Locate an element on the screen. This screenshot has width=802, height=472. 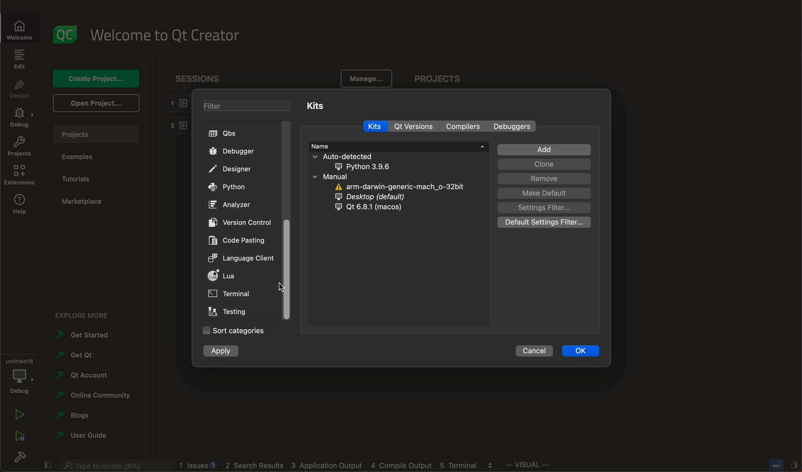
scrollbar is located at coordinates (287, 269).